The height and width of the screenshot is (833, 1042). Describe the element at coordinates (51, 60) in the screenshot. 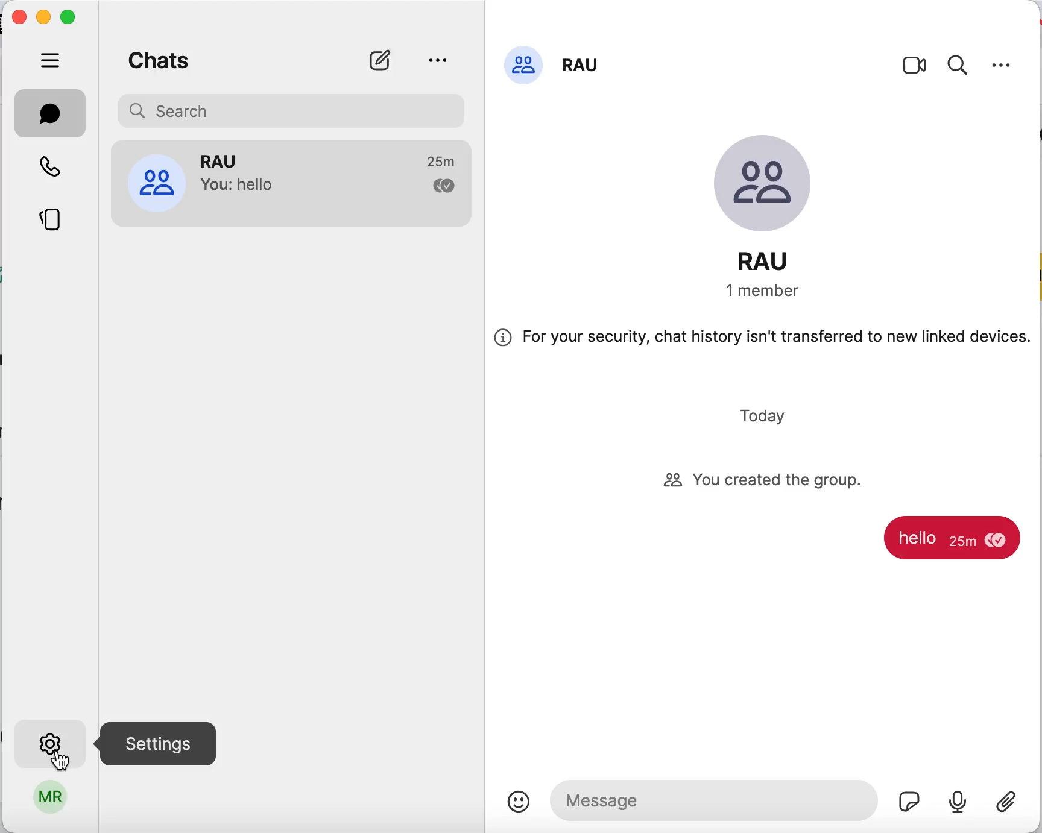

I see `hide tabs` at that location.